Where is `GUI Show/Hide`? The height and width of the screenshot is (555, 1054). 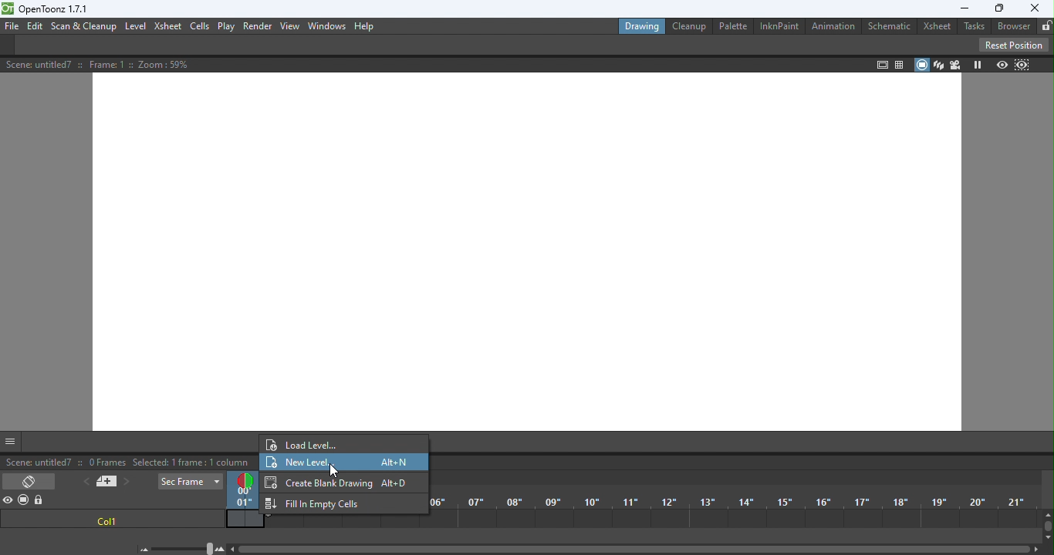
GUI Show/Hide is located at coordinates (11, 442).